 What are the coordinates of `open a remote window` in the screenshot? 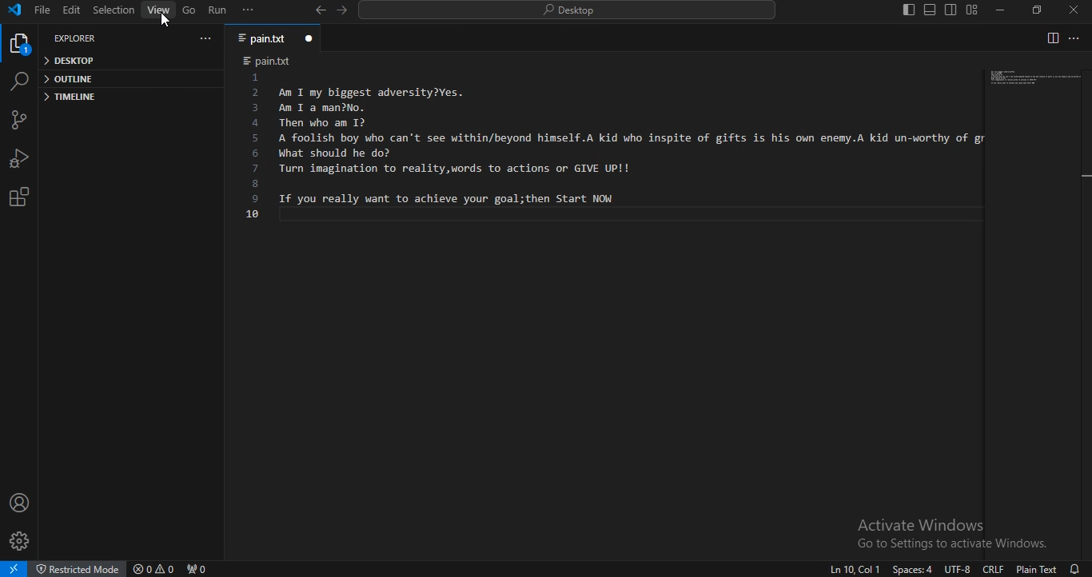 It's located at (14, 570).